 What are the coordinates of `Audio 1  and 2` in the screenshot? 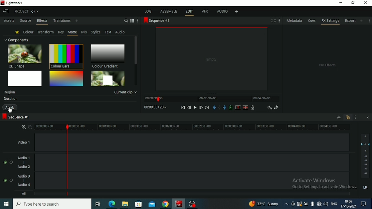 It's located at (30, 162).